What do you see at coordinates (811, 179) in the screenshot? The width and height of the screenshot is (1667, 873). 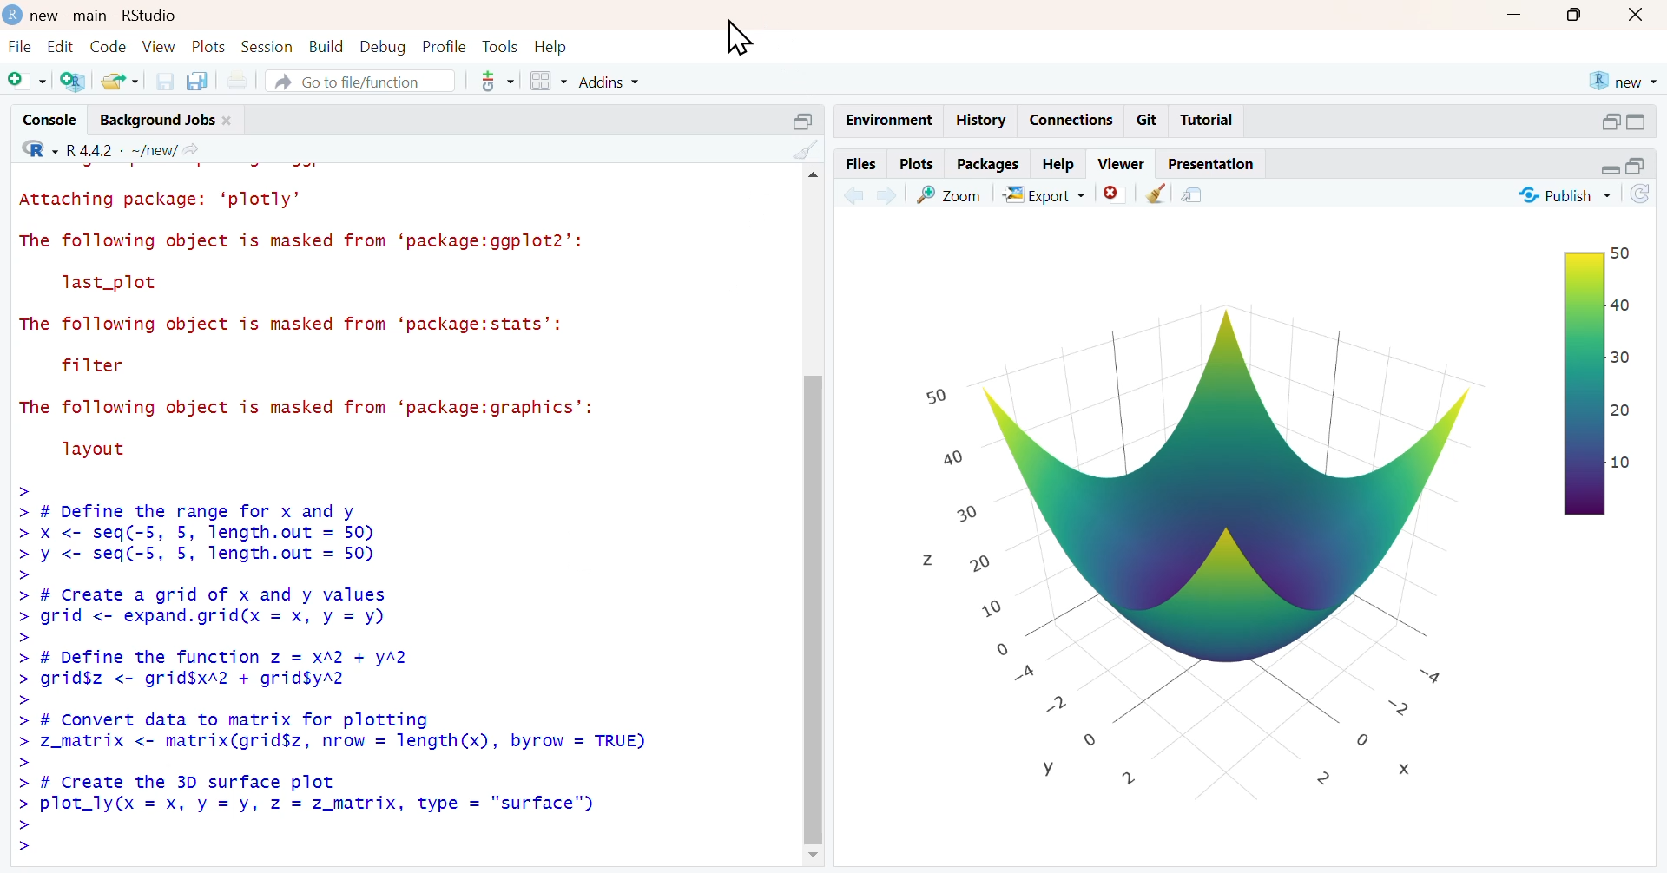 I see `move up` at bounding box center [811, 179].